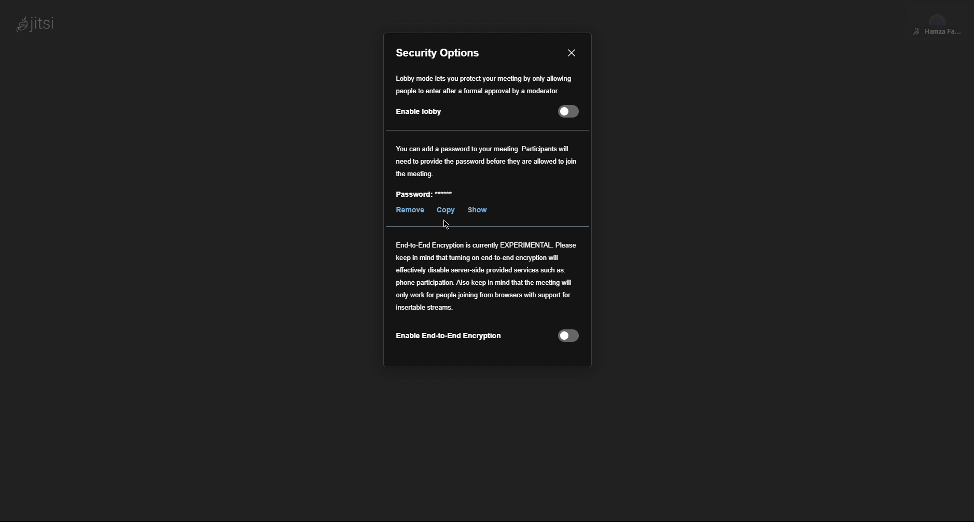 This screenshot has width=974, height=522. I want to click on Security Options, so click(440, 53).